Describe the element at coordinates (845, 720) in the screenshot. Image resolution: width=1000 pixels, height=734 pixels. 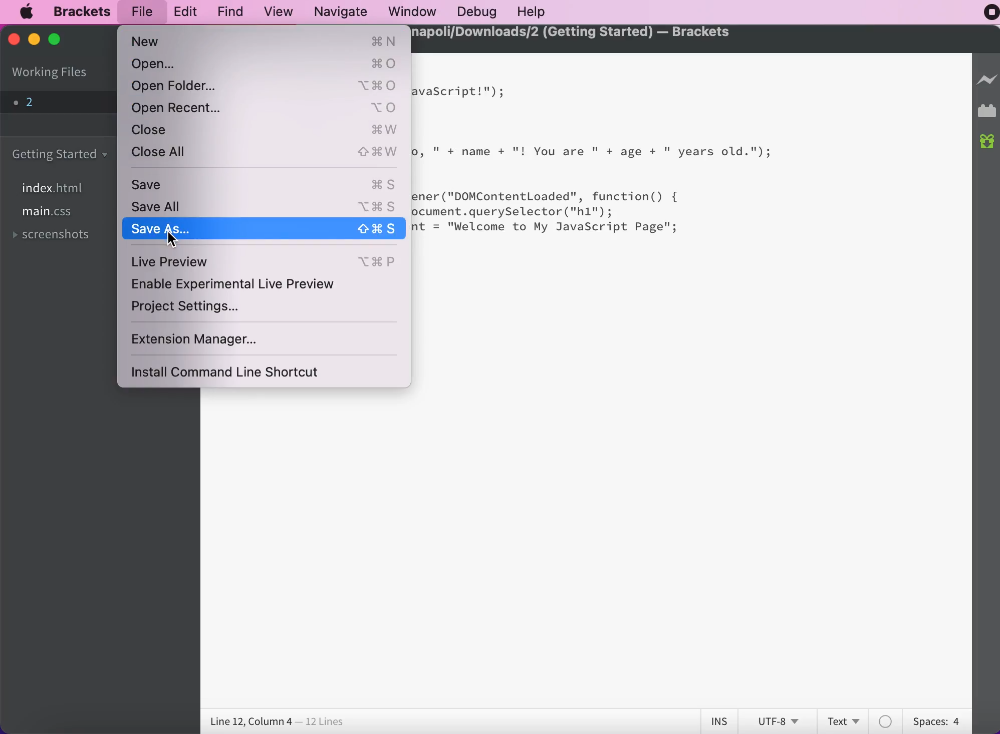
I see `text` at that location.